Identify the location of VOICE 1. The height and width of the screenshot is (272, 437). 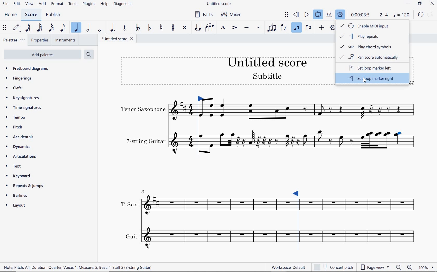
(297, 28).